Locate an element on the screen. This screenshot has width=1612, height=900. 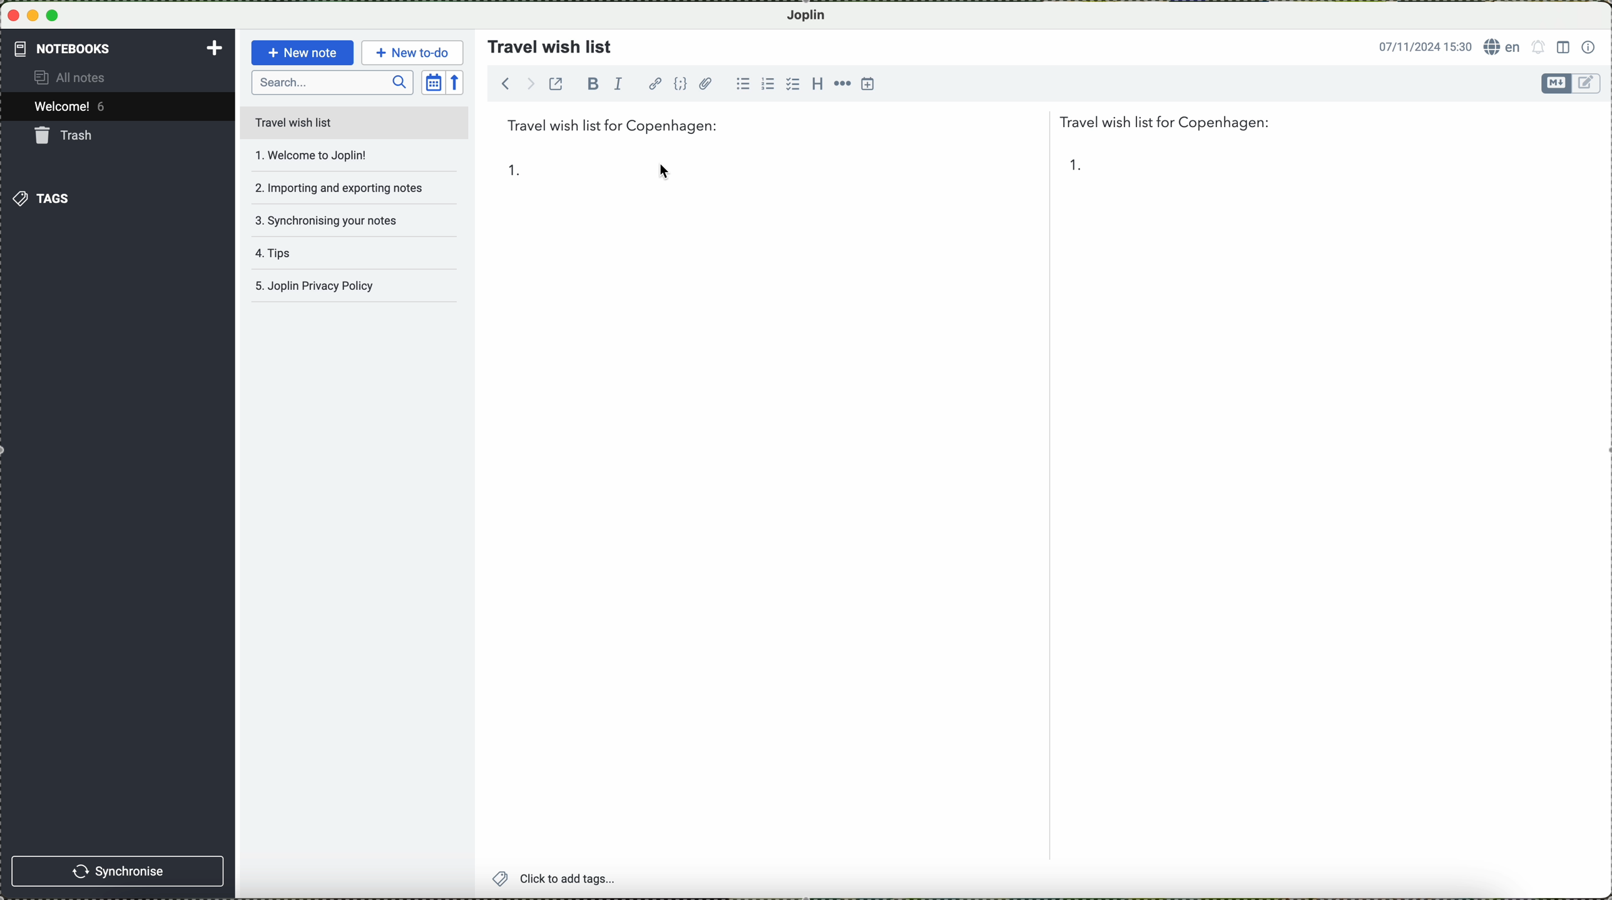
language is located at coordinates (1502, 47).